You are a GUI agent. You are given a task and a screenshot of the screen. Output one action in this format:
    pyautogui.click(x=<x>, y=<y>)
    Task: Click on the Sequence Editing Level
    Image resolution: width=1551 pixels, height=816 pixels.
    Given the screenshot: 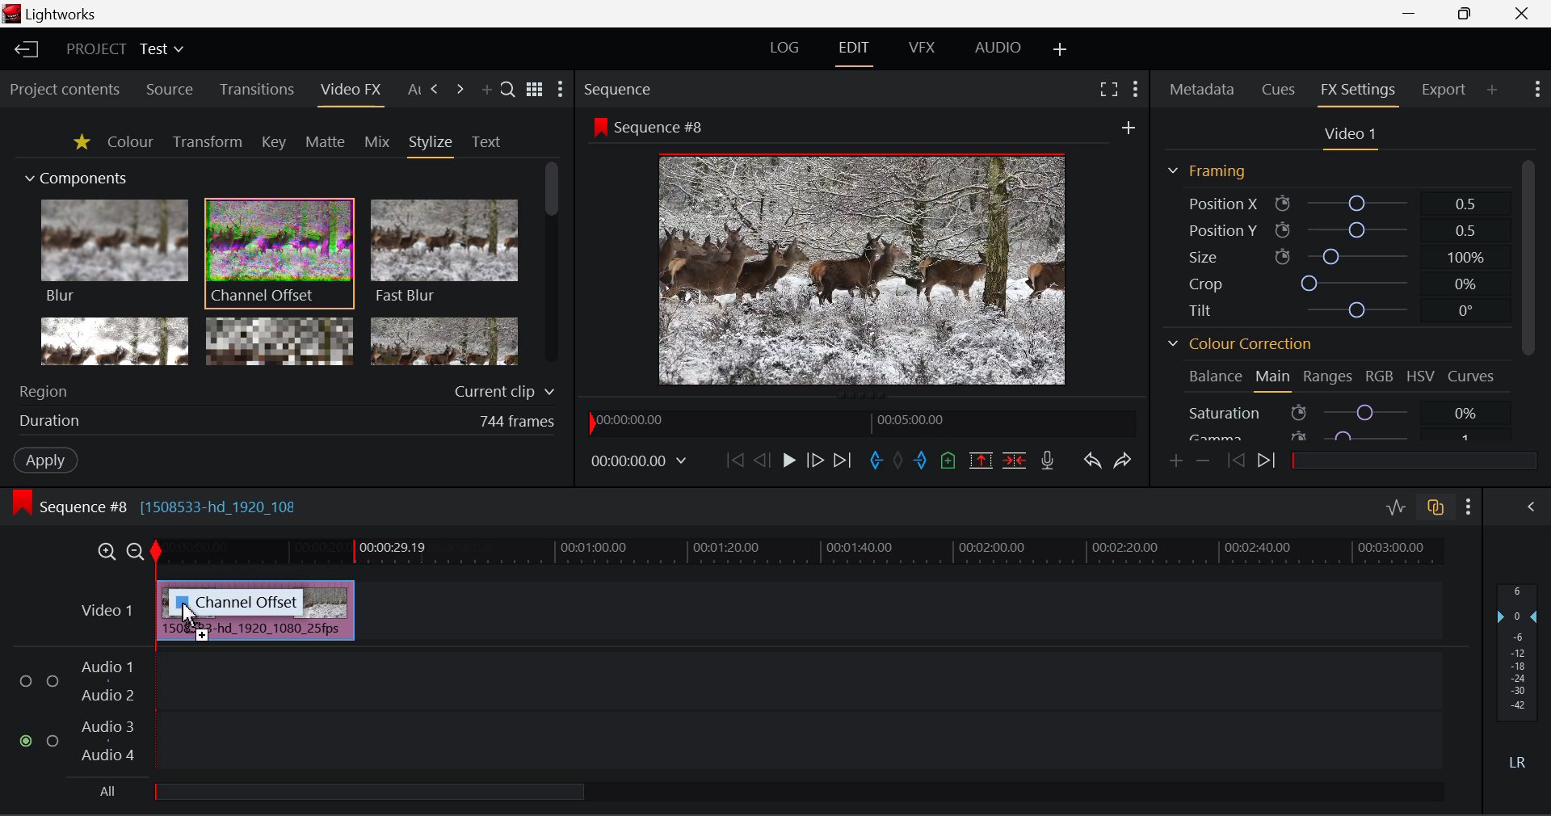 What is the action you would take?
    pyautogui.click(x=64, y=504)
    